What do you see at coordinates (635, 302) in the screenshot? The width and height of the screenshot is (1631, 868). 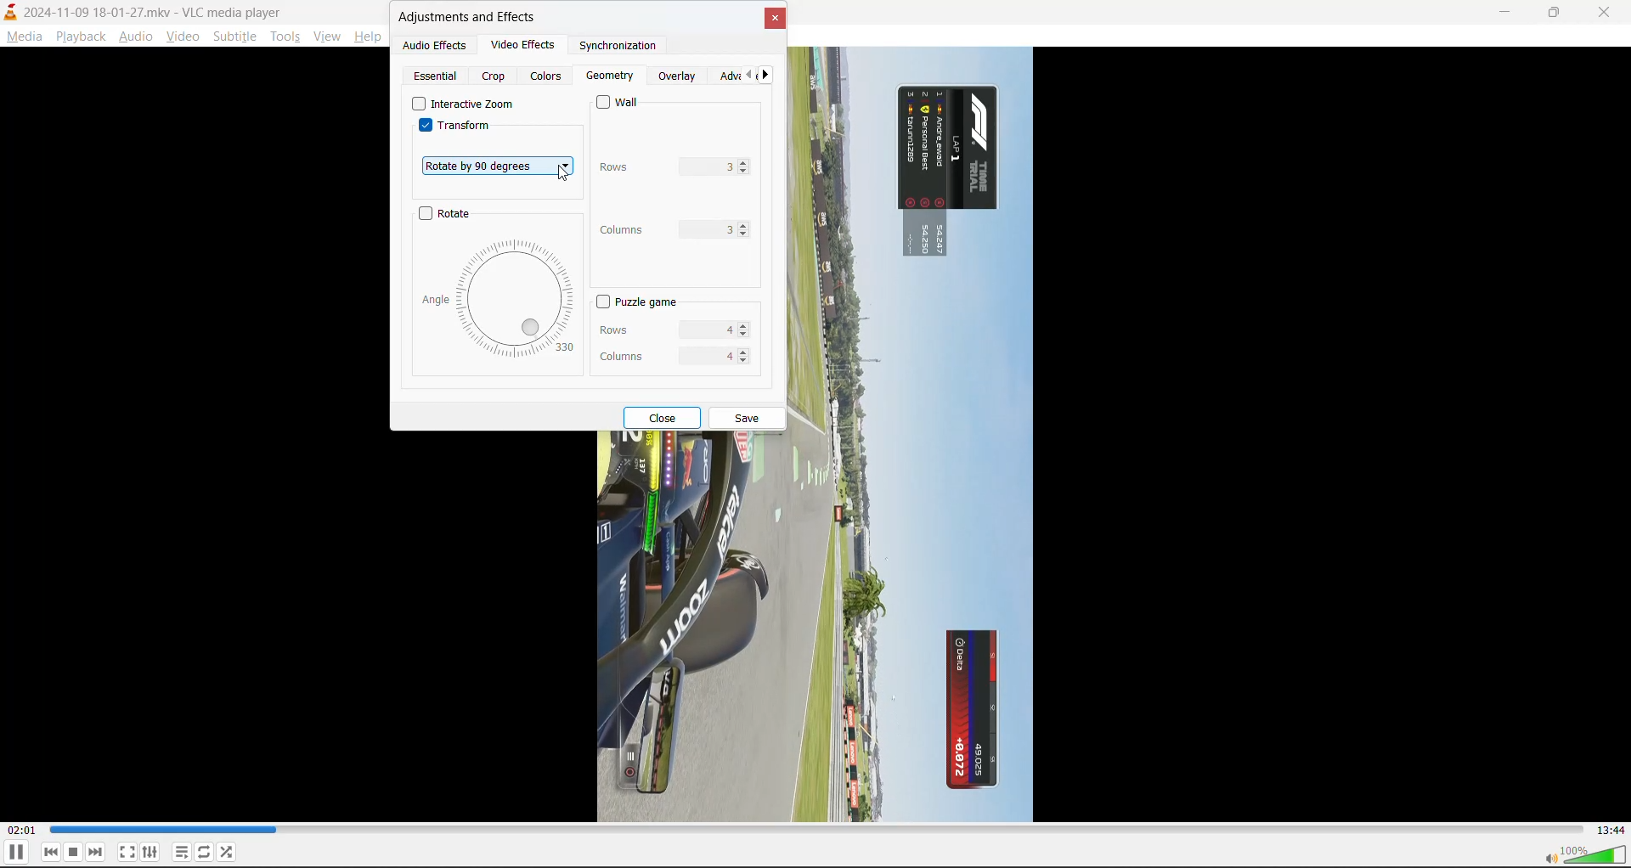 I see `puzzle game` at bounding box center [635, 302].